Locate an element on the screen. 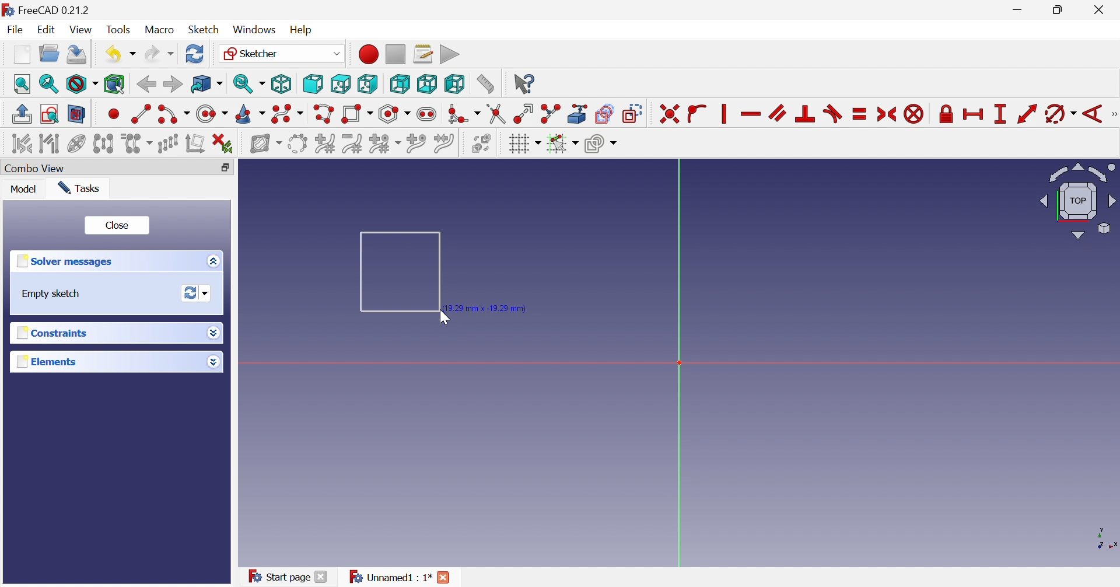 The image size is (1120, 587). Empty sketch is located at coordinates (52, 294).